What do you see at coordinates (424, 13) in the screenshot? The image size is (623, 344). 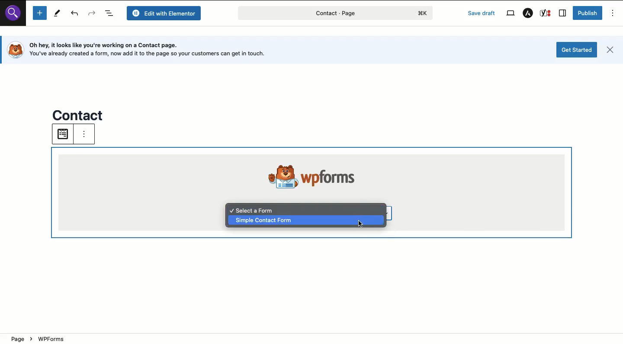 I see `logo` at bounding box center [424, 13].